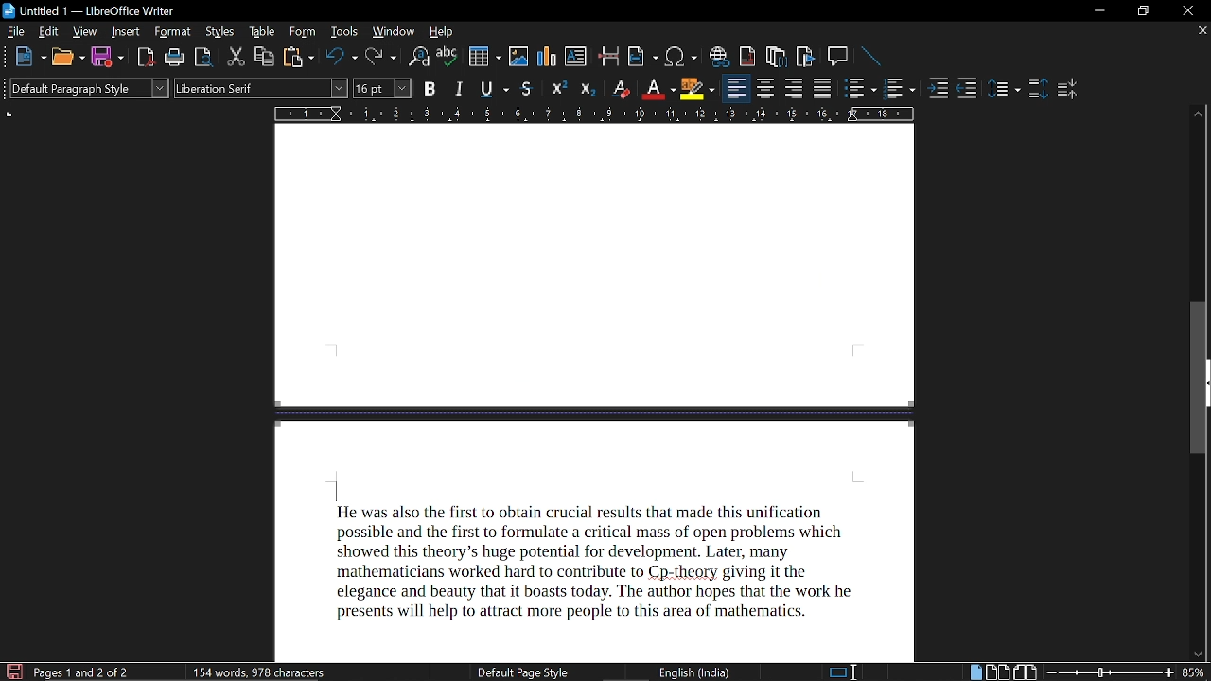  What do you see at coordinates (217, 32) in the screenshot?
I see `Styles` at bounding box center [217, 32].